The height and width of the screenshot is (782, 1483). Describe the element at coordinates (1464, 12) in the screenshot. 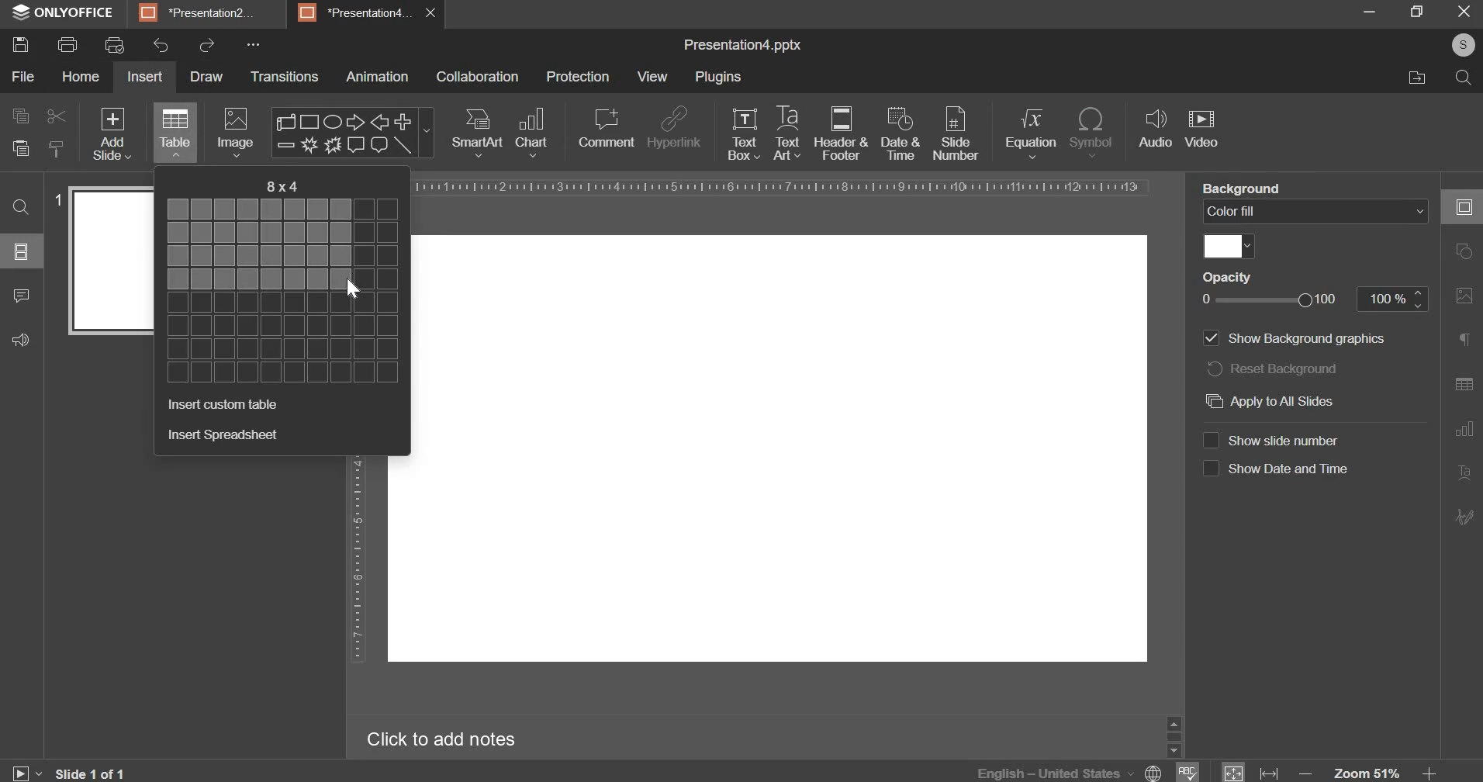

I see `close` at that location.